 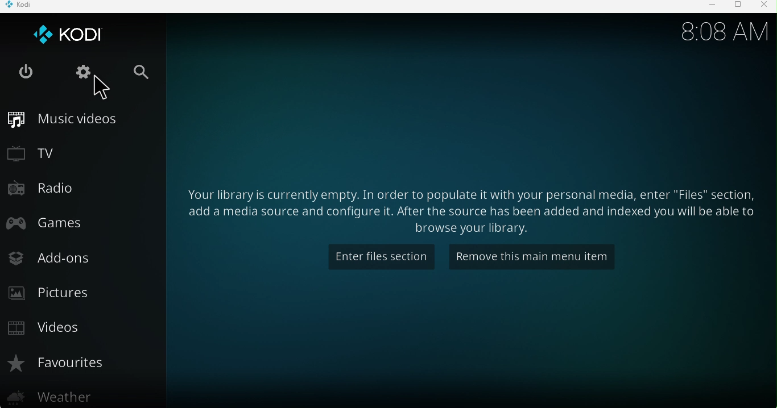 What do you see at coordinates (65, 294) in the screenshot?
I see `Pictures` at bounding box center [65, 294].